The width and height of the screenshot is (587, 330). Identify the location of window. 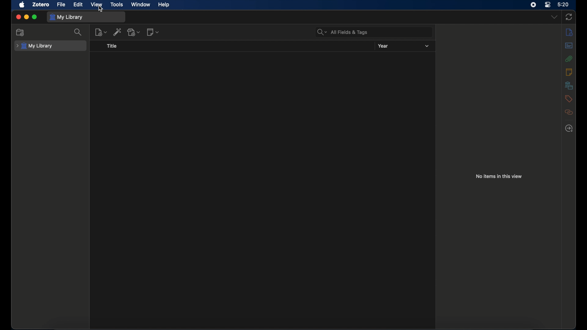
(141, 5).